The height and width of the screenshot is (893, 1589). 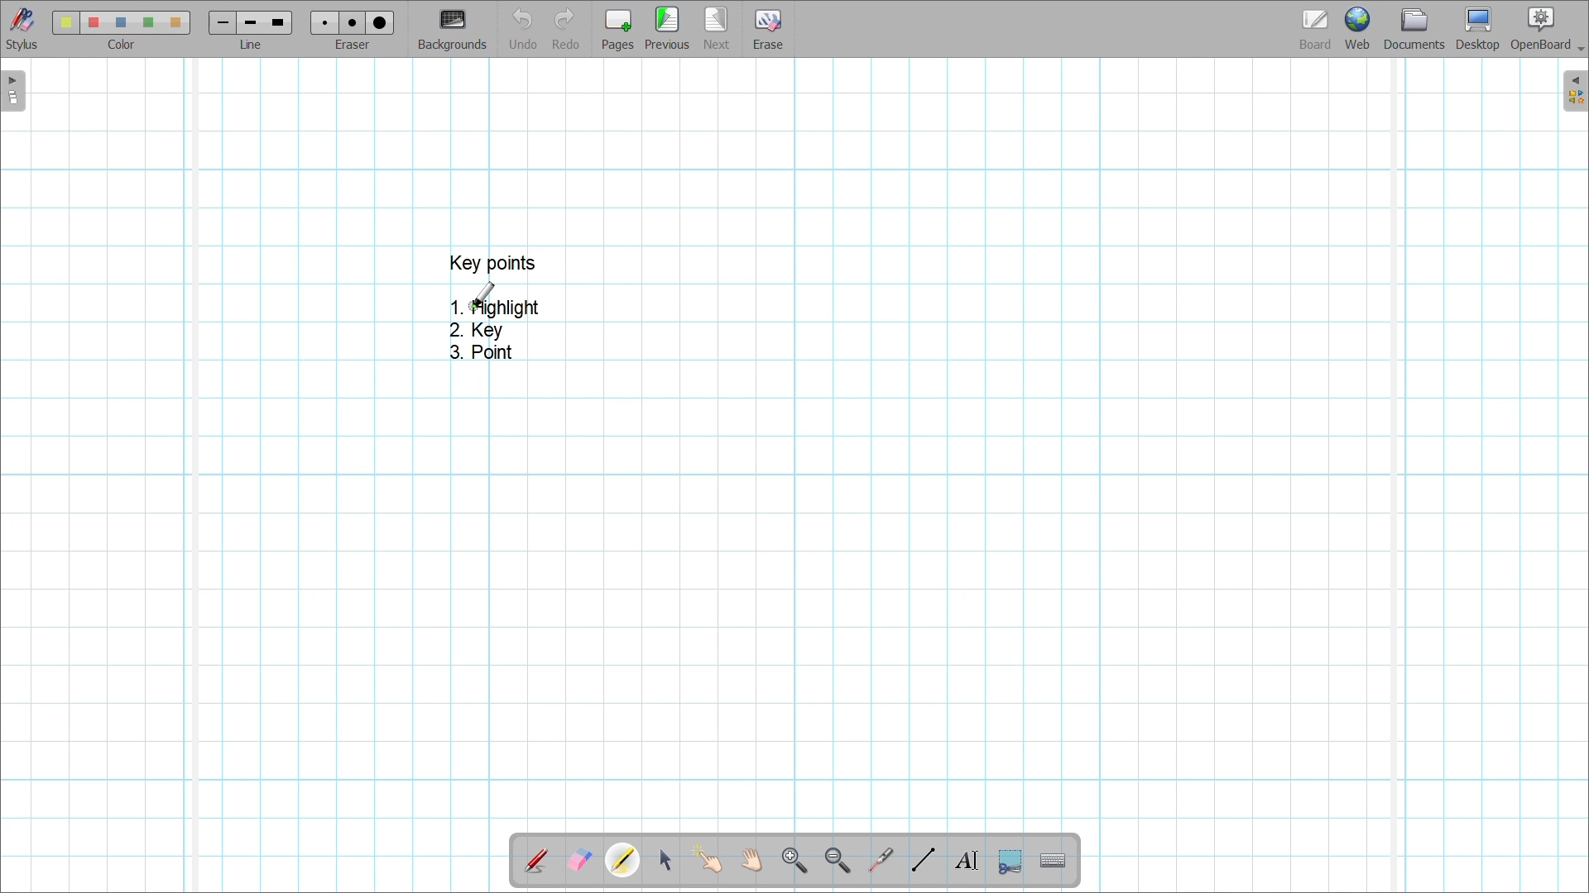 I want to click on color4, so click(x=147, y=21).